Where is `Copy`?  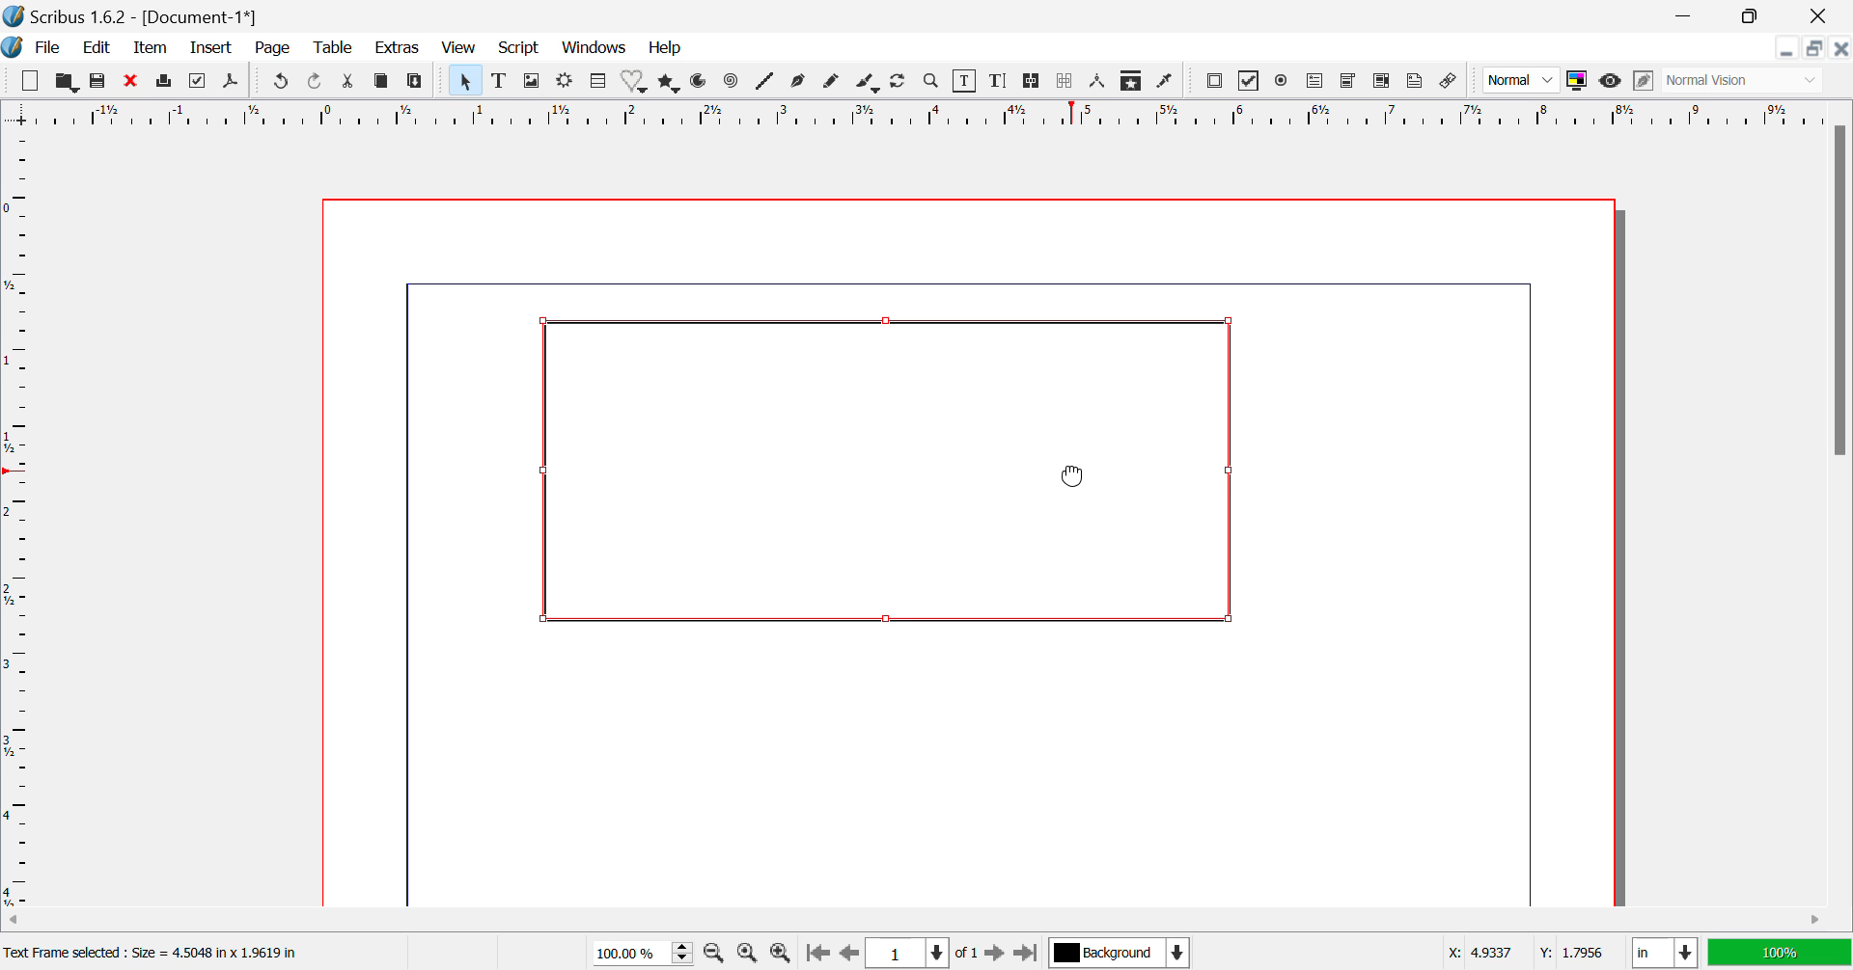 Copy is located at coordinates (382, 81).